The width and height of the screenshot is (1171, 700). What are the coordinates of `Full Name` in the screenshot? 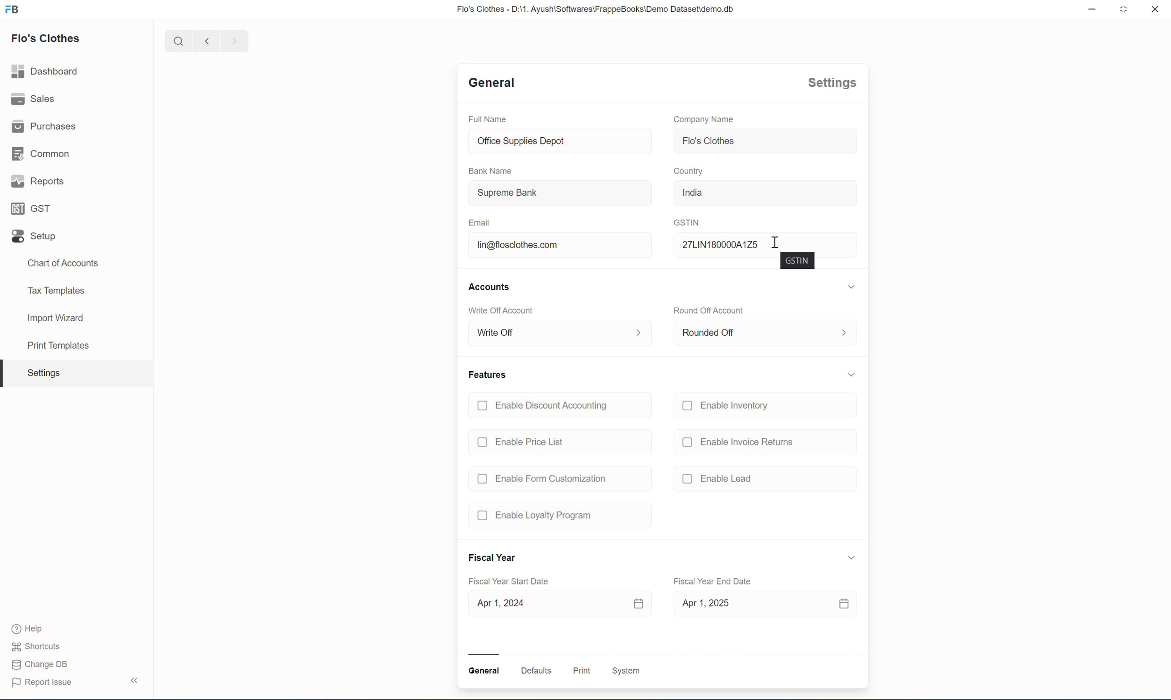 It's located at (487, 119).